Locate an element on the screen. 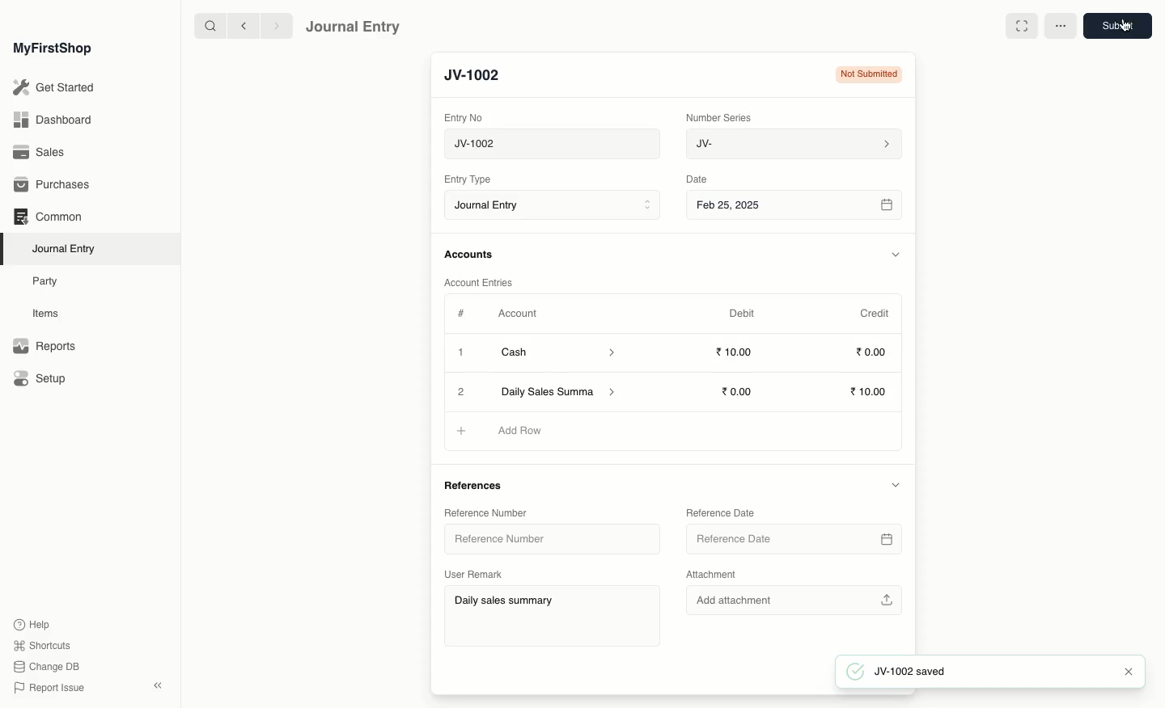 The height and width of the screenshot is (708, 1165). Feb 25, 2025 8 is located at coordinates (795, 204).